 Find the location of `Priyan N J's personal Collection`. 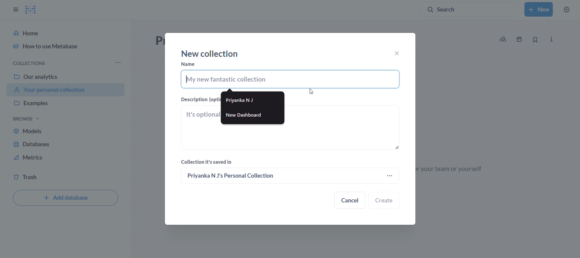

Priyan N J's personal Collection is located at coordinates (279, 175).